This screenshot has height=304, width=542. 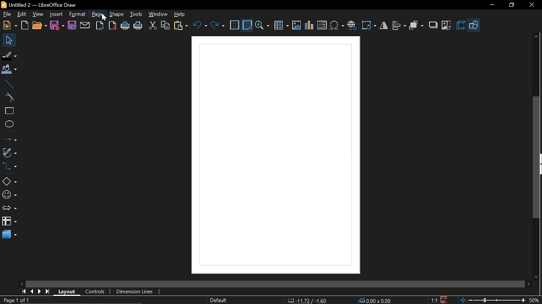 What do you see at coordinates (8, 98) in the screenshot?
I see `Curve` at bounding box center [8, 98].